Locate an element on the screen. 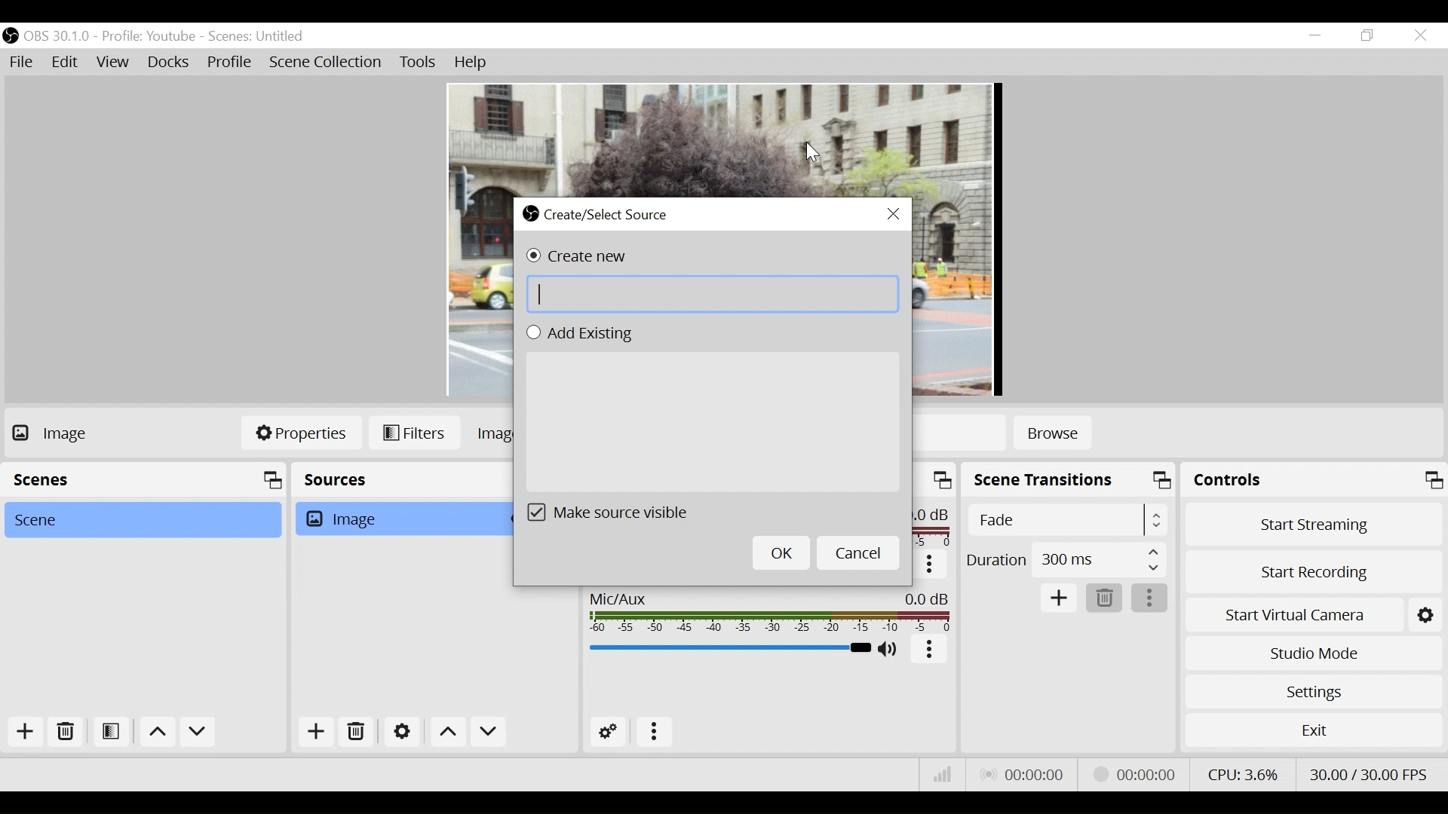 The width and height of the screenshot is (1448, 814). Docks is located at coordinates (168, 63).